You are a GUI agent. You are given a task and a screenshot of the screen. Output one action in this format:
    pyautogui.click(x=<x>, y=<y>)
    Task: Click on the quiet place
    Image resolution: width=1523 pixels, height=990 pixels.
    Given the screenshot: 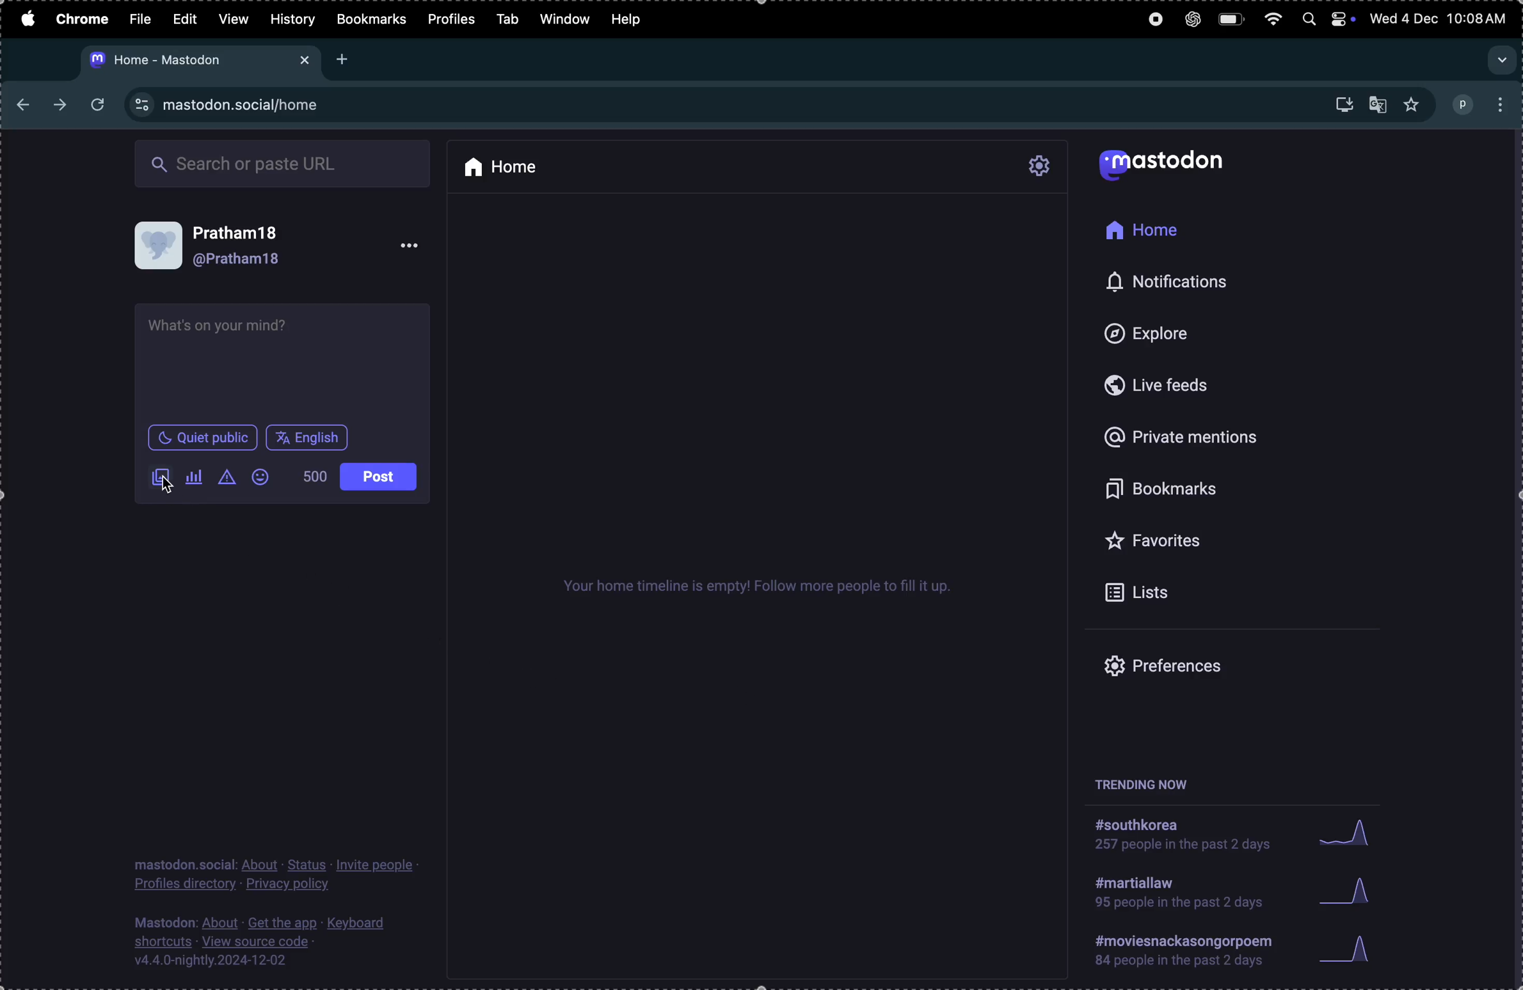 What is the action you would take?
    pyautogui.click(x=203, y=439)
    